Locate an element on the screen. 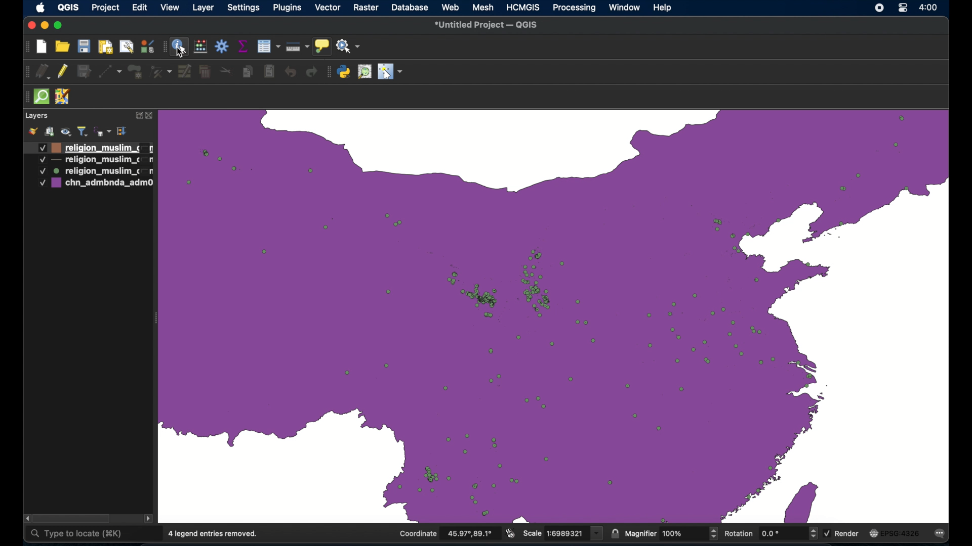  4 legend entries removed is located at coordinates (214, 534).